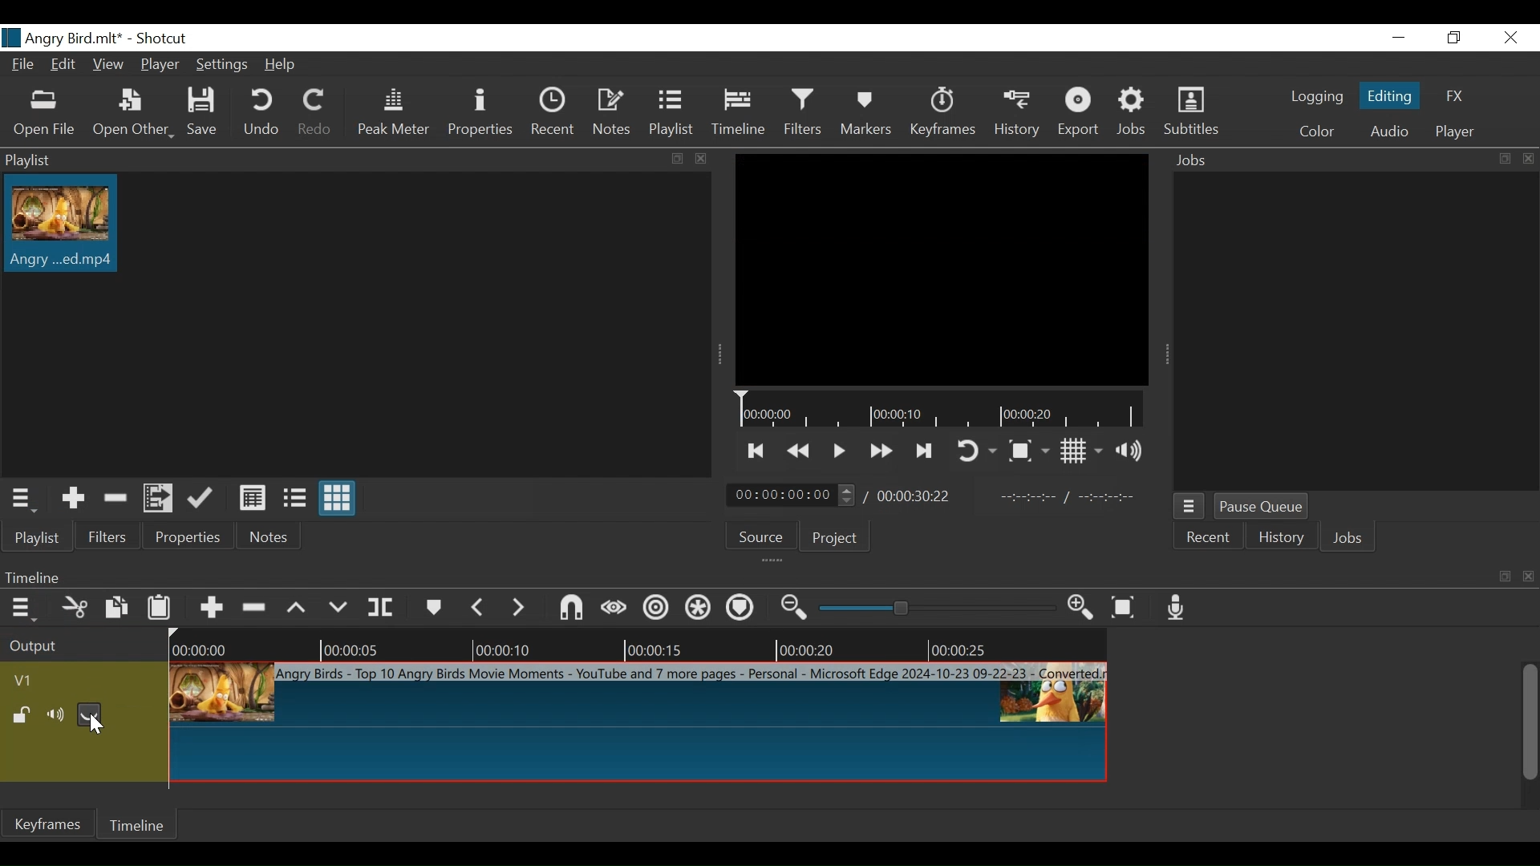 Image resolution: width=1540 pixels, height=866 pixels. Describe the element at coordinates (45, 115) in the screenshot. I see `Open File` at that location.